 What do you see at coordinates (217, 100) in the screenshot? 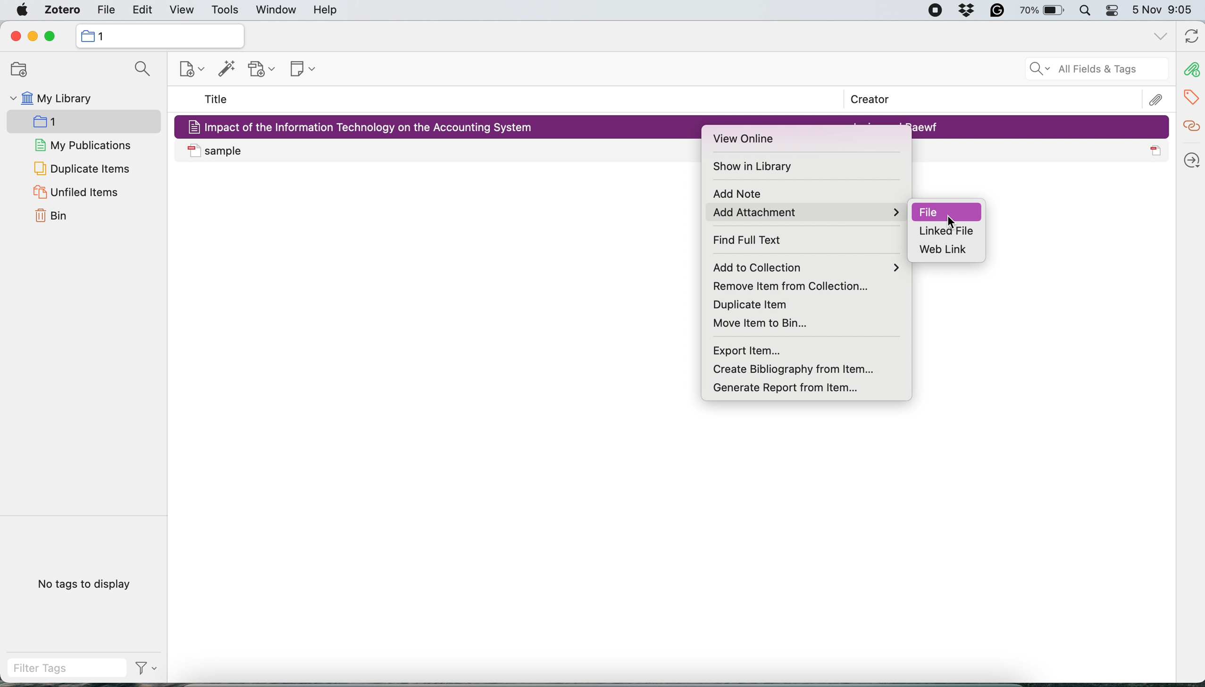
I see `title` at bounding box center [217, 100].